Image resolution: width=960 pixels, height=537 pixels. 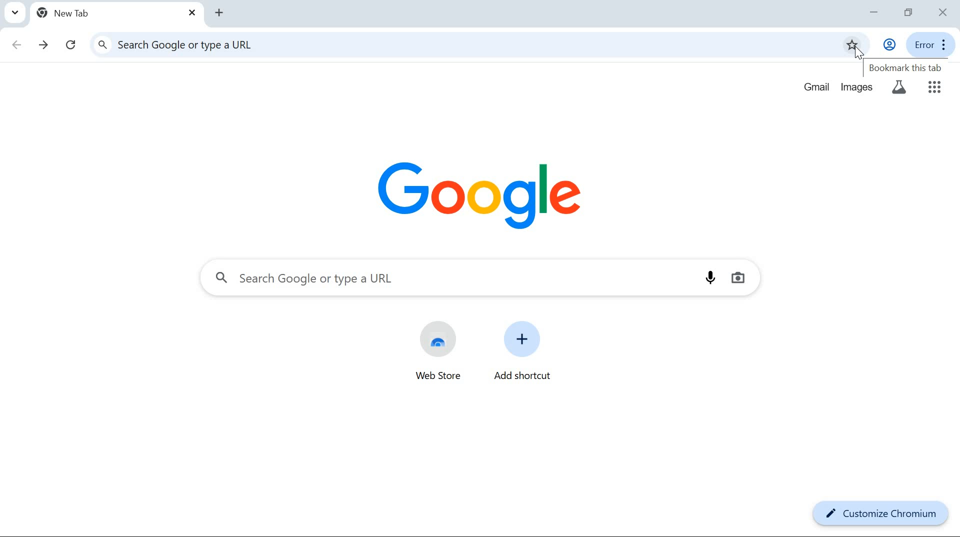 I want to click on customize chromium, so click(x=879, y=515).